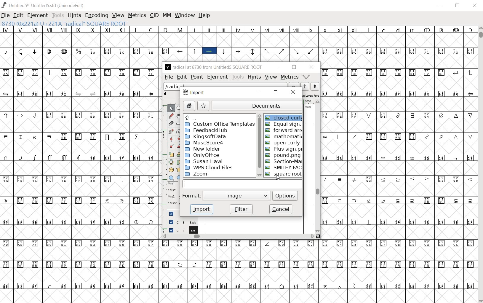 This screenshot has height=303, width=483. I want to click on pointer, so click(172, 108).